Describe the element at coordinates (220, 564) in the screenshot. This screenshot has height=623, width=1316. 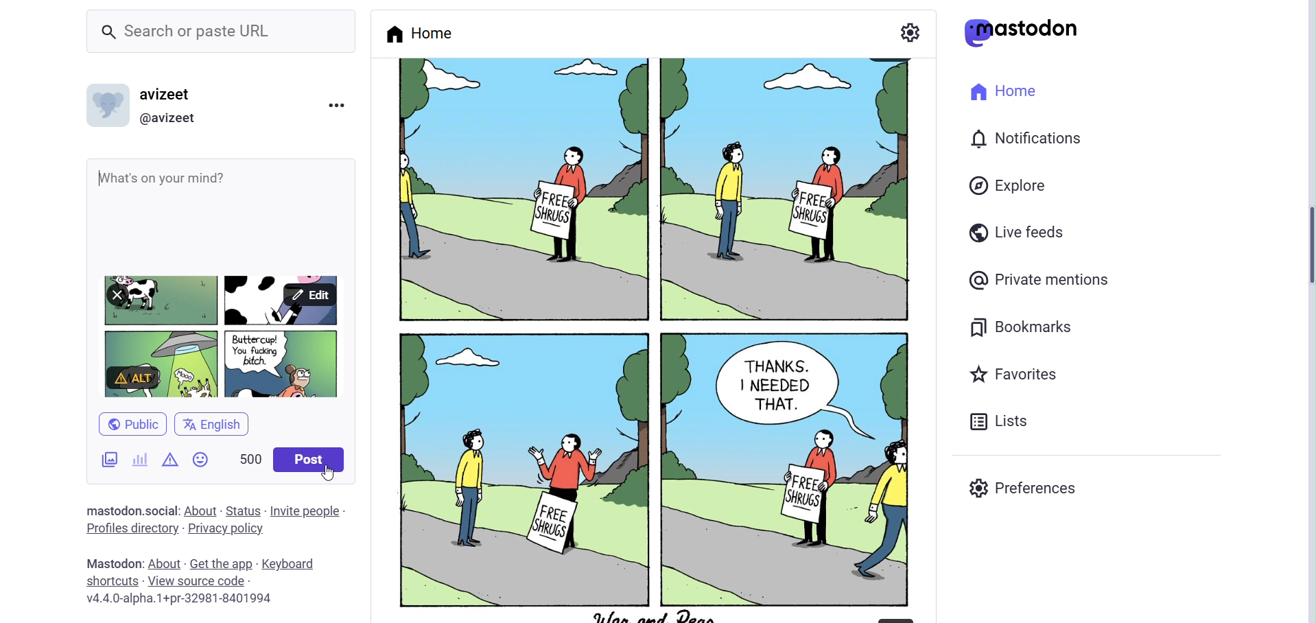
I see `Get the app` at that location.